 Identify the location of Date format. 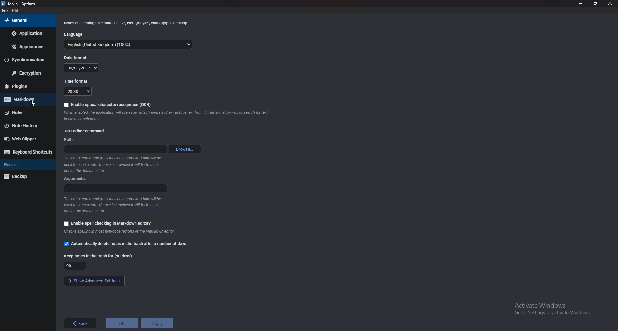
(82, 68).